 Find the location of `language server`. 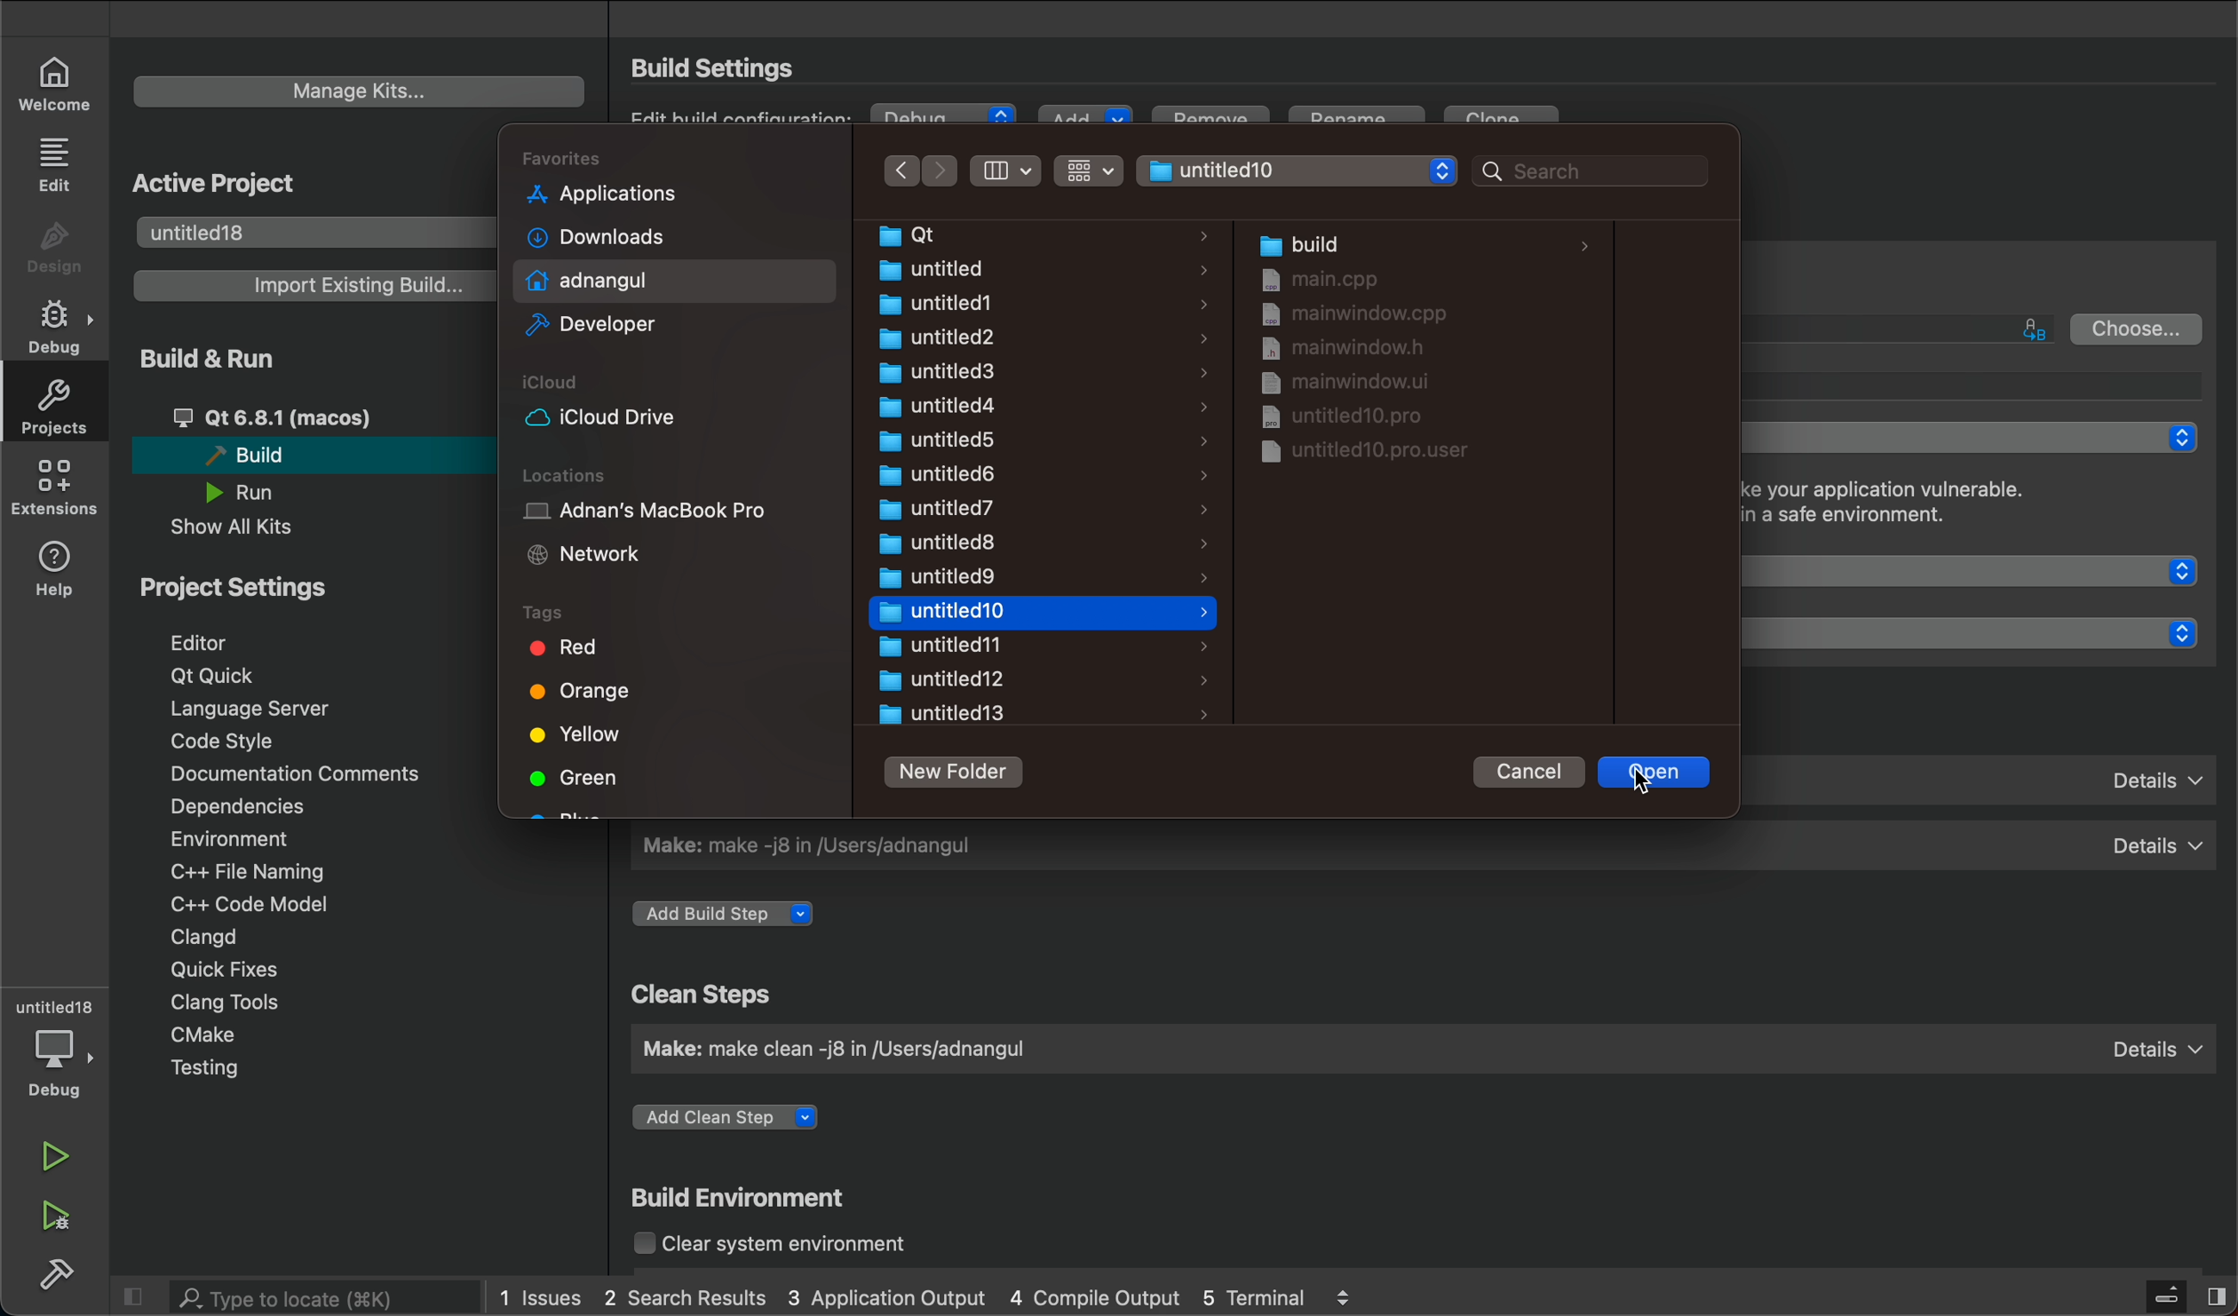

language server is located at coordinates (262, 711).